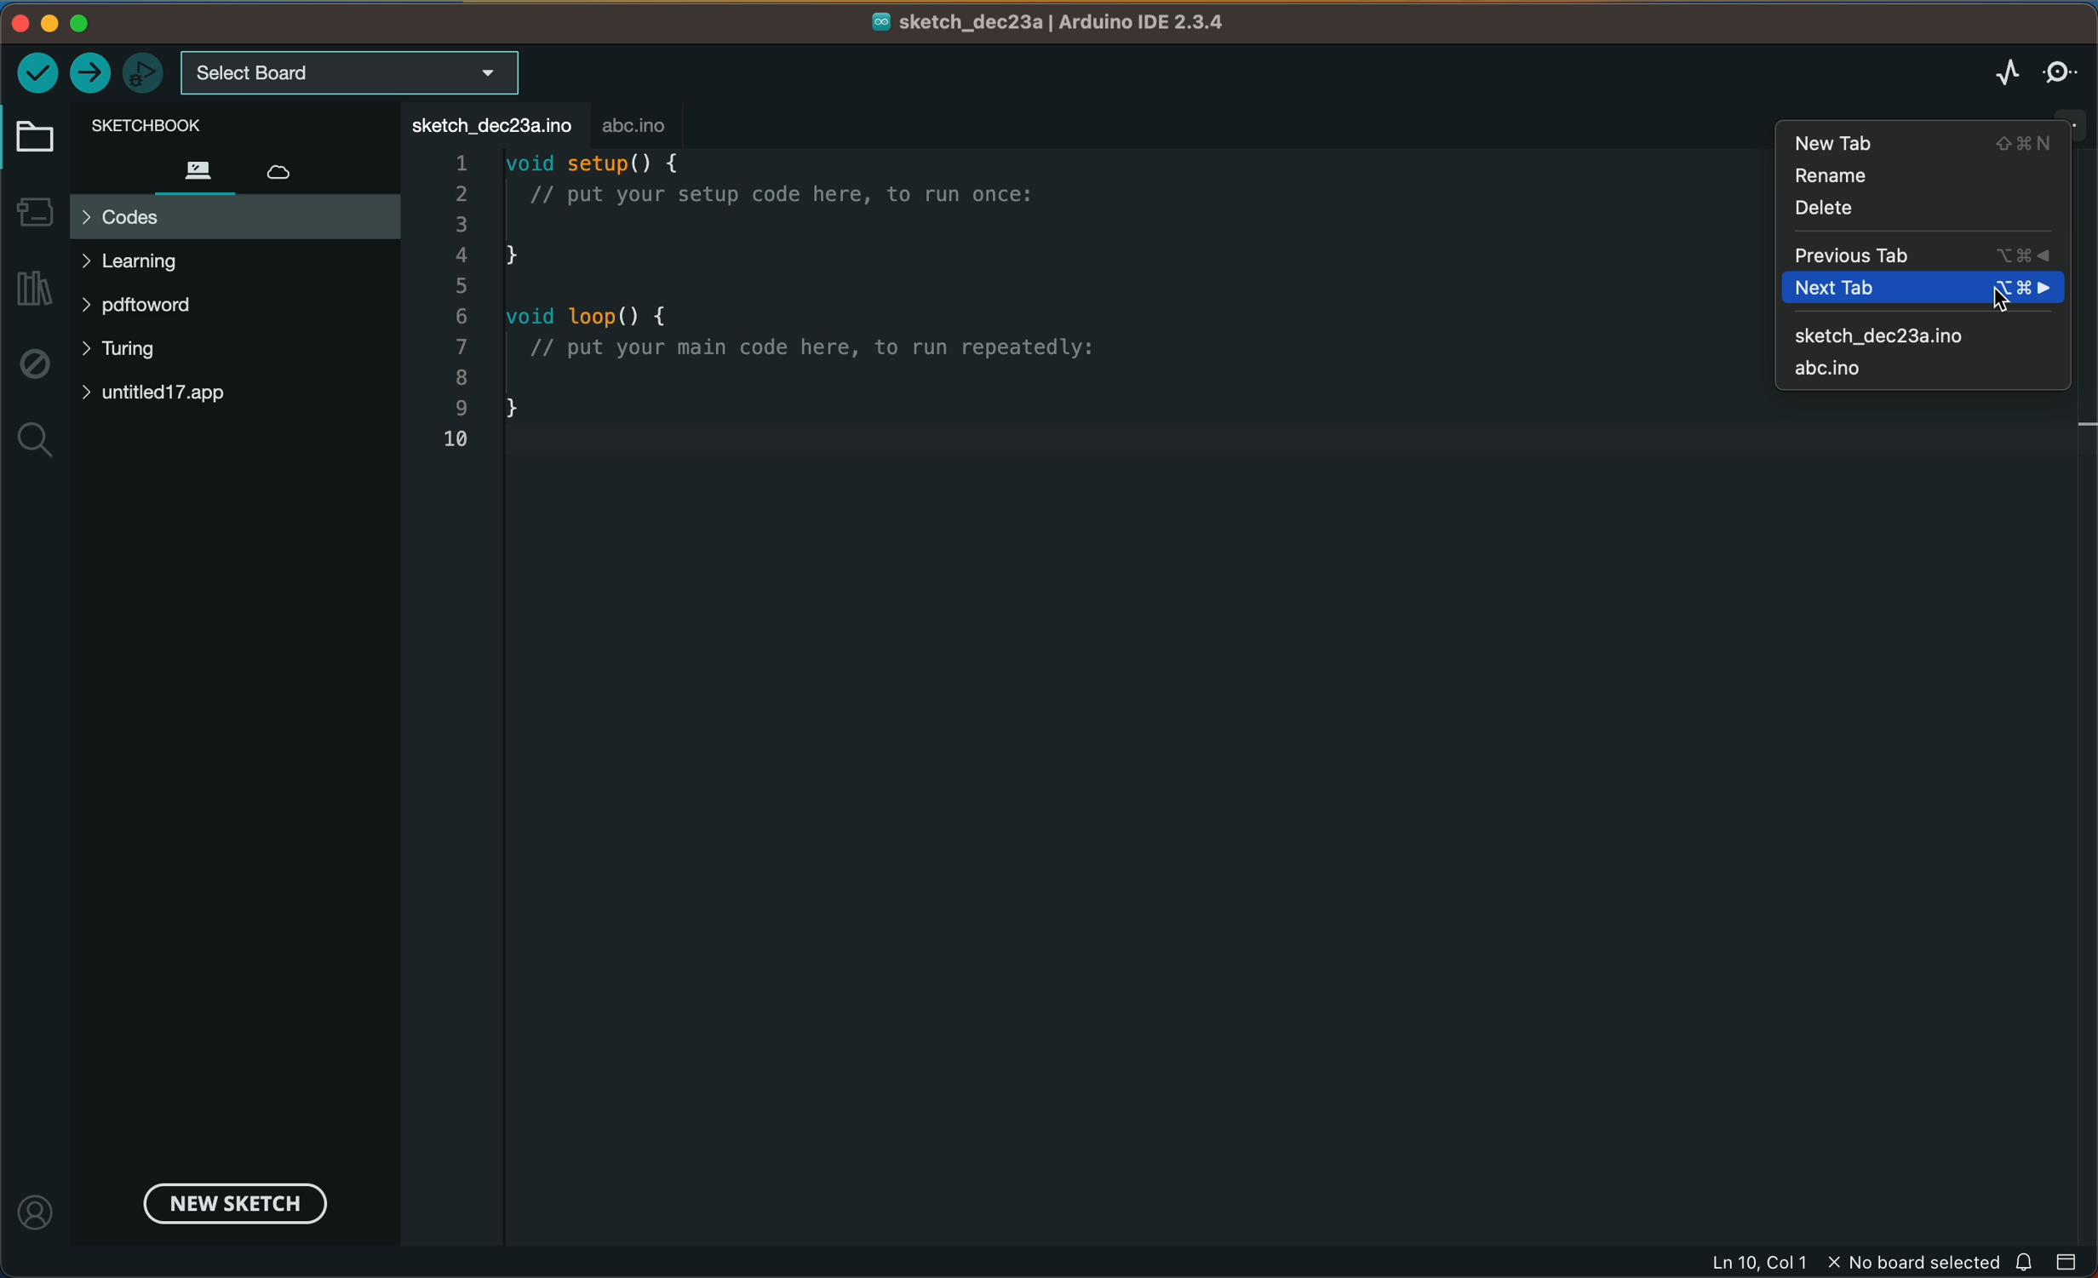 The width and height of the screenshot is (2098, 1278). What do you see at coordinates (232, 1201) in the screenshot?
I see `new sketch` at bounding box center [232, 1201].